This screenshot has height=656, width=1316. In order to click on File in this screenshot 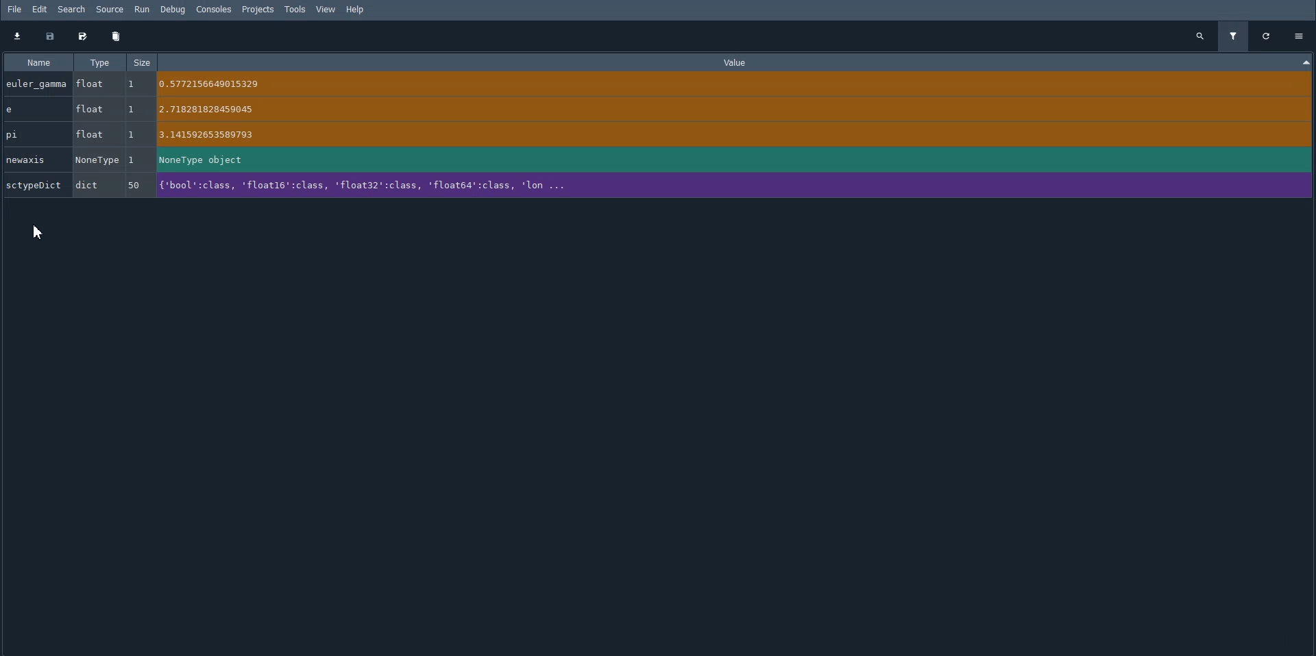, I will do `click(12, 10)`.